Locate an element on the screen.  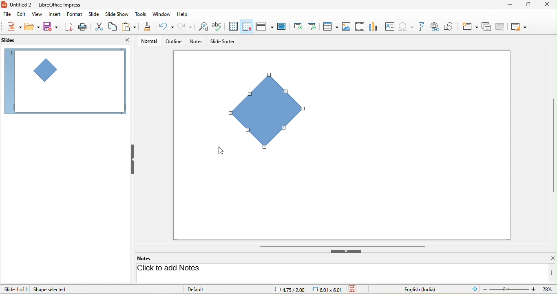
image is located at coordinates (347, 26).